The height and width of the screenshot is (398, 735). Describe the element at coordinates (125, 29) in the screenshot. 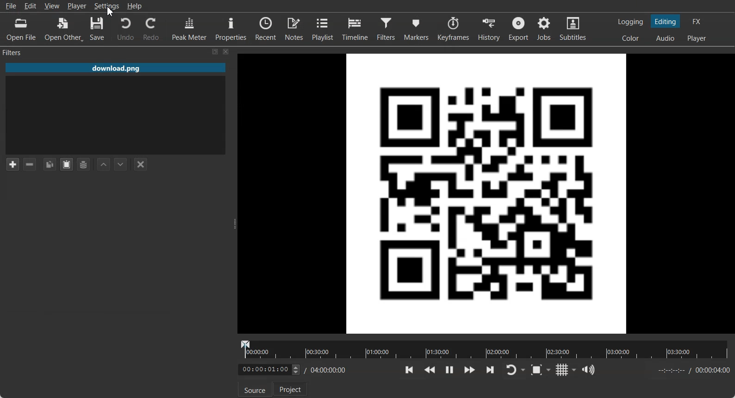

I see `Undo` at that location.